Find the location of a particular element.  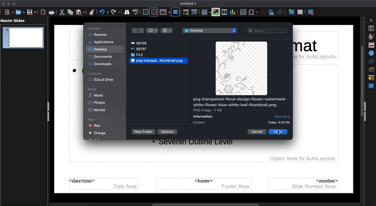

Shapes is located at coordinates (280, 13).